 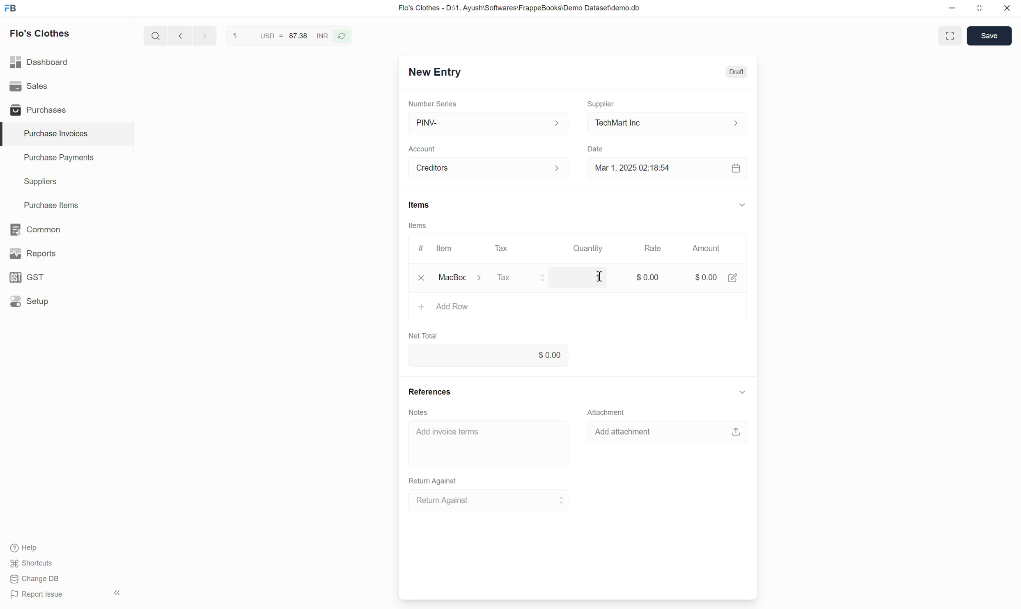 What do you see at coordinates (989, 36) in the screenshot?
I see `Save` at bounding box center [989, 36].